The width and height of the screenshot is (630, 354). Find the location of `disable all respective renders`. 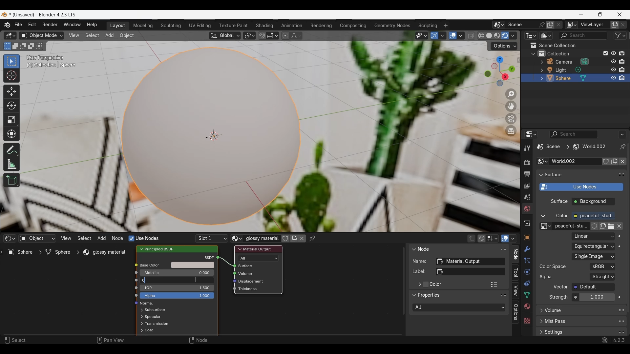

disable all respective renders is located at coordinates (624, 62).